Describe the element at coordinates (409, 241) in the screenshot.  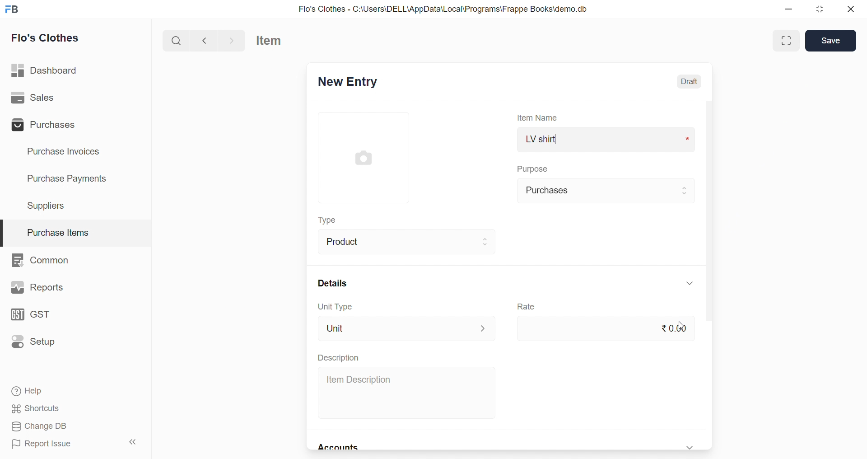
I see `Product` at that location.